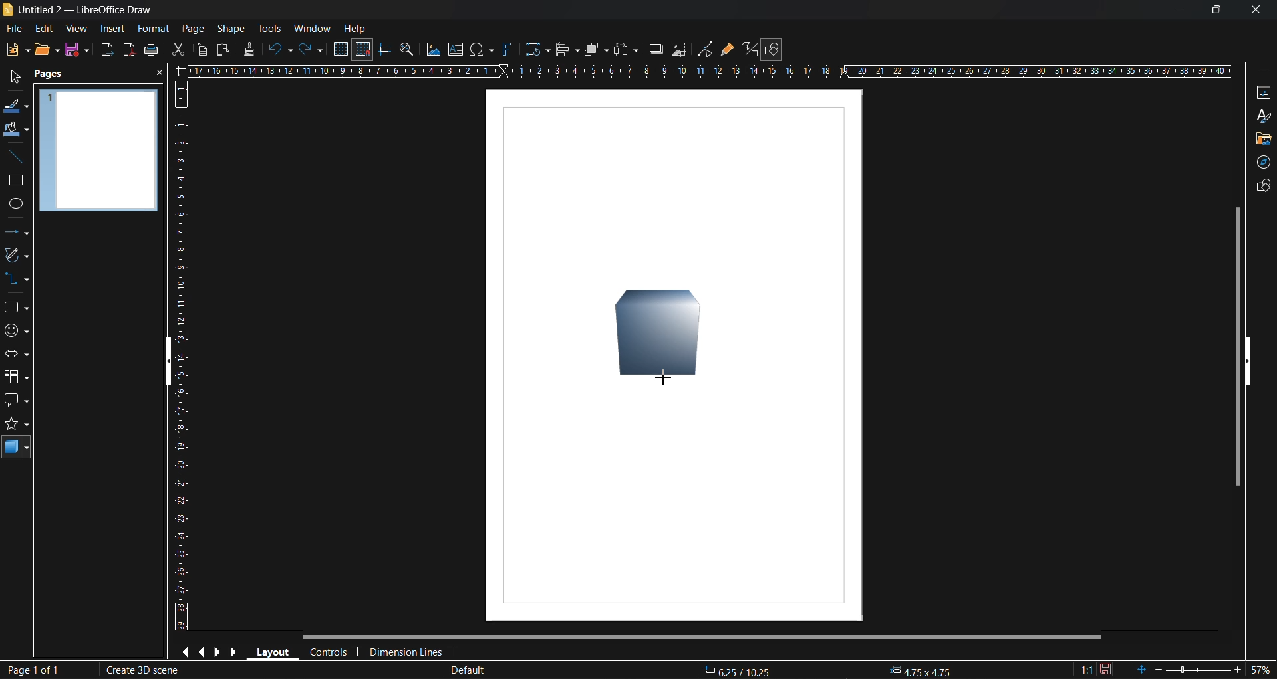 Image resolution: width=1277 pixels, height=679 pixels. Describe the element at coordinates (1238, 345) in the screenshot. I see `vertical scroll bar` at that location.